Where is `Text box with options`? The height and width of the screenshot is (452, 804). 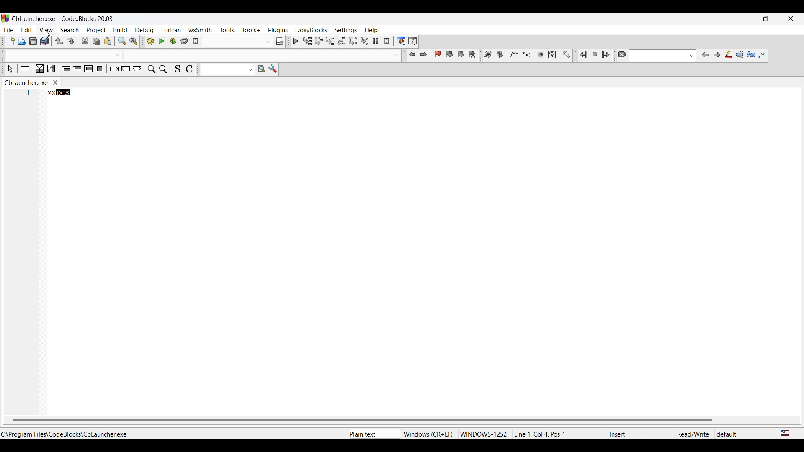 Text box with options is located at coordinates (662, 56).